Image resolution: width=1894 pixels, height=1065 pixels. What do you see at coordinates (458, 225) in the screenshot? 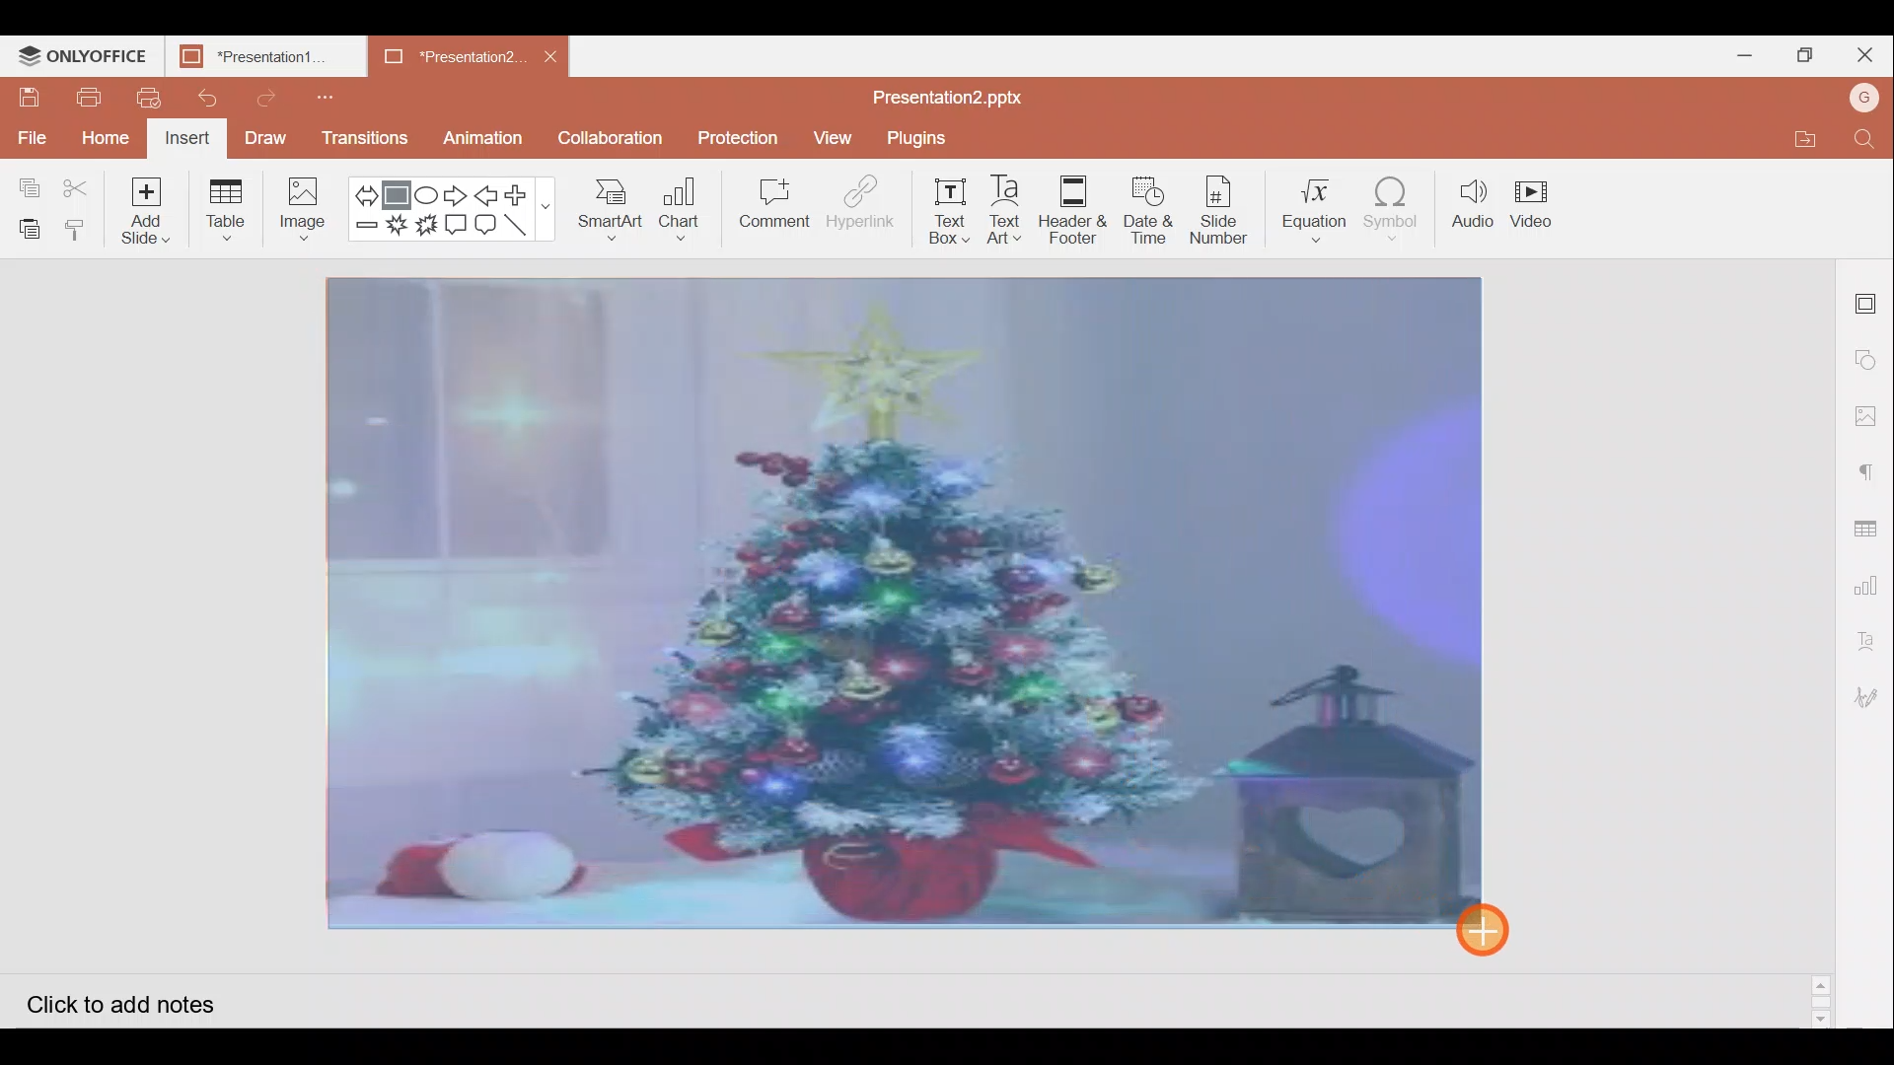
I see `Rectangular callout` at bounding box center [458, 225].